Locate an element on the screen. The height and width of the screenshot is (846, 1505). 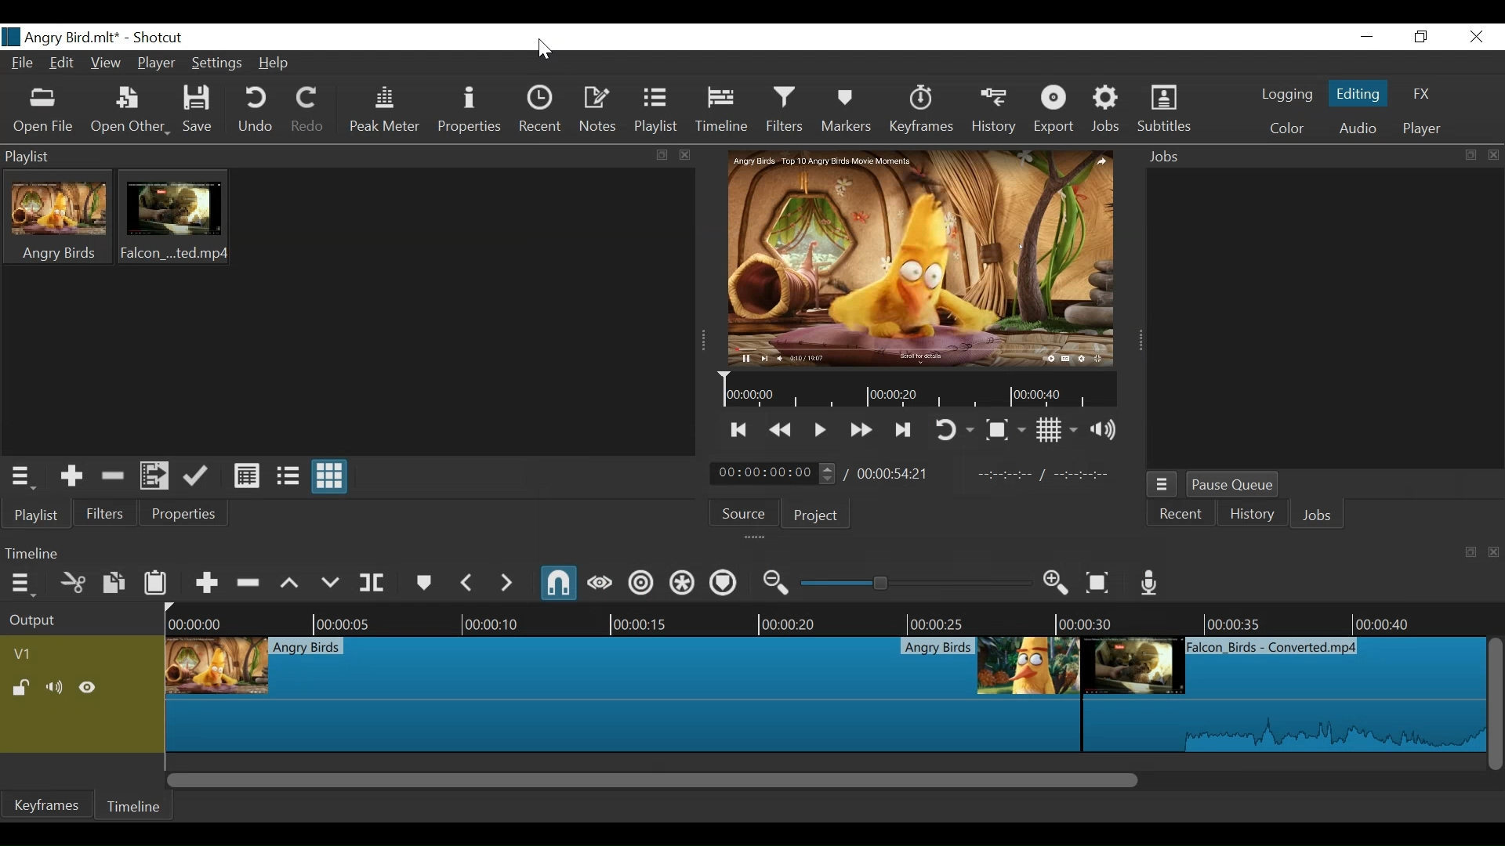
Redo is located at coordinates (305, 110).